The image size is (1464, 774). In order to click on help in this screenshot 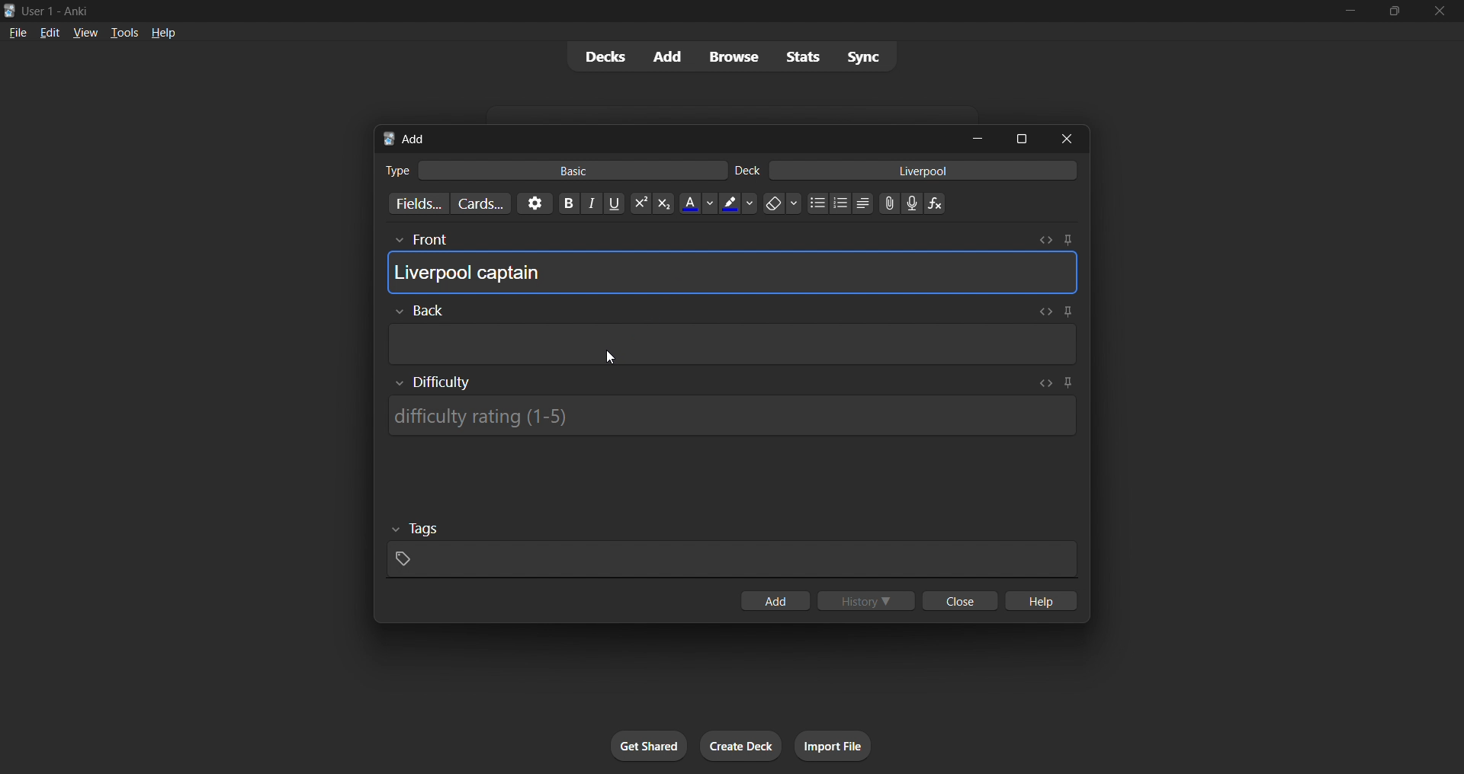, I will do `click(1039, 600)`.